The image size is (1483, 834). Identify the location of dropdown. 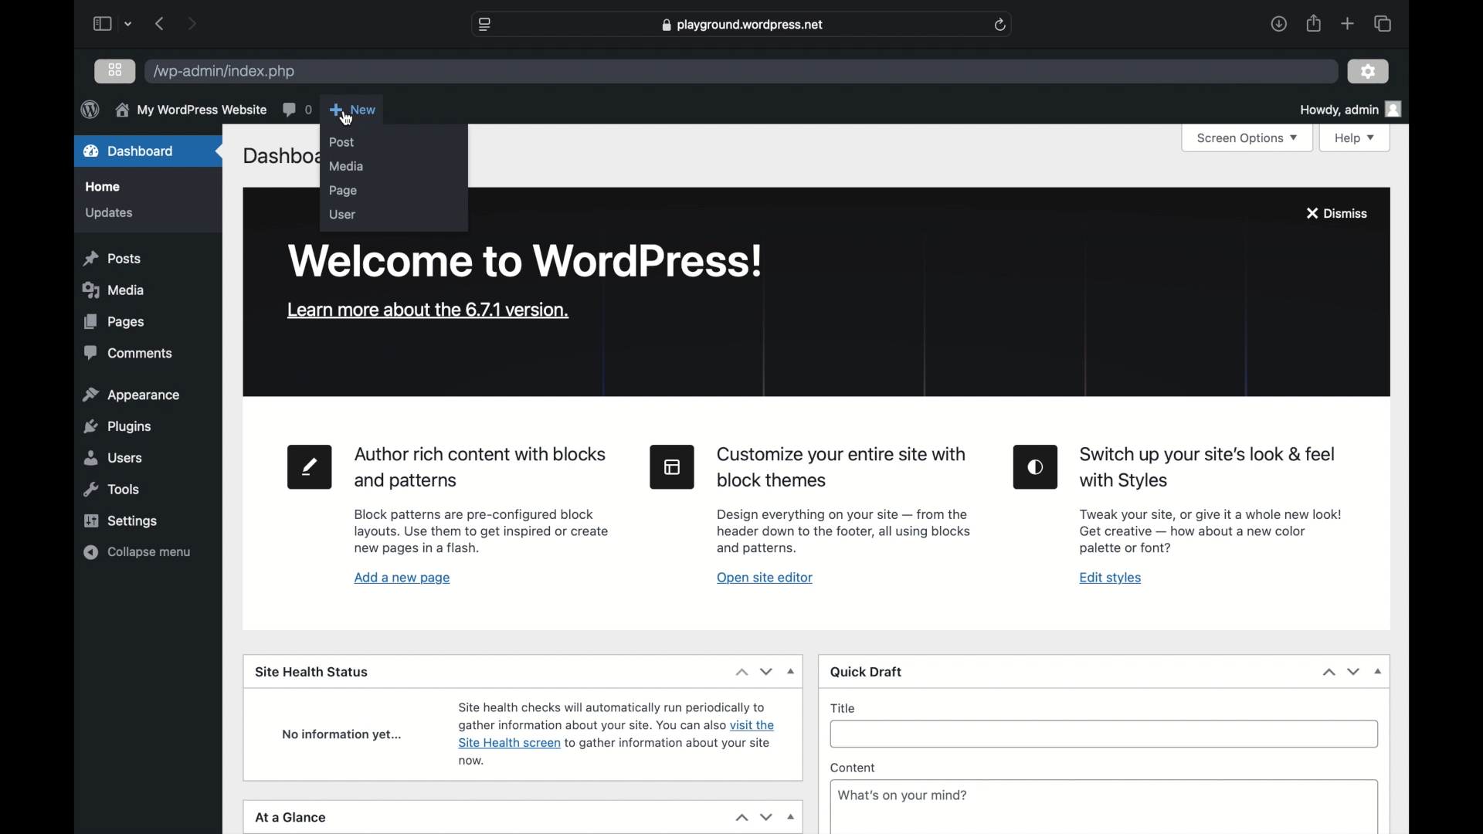
(129, 24).